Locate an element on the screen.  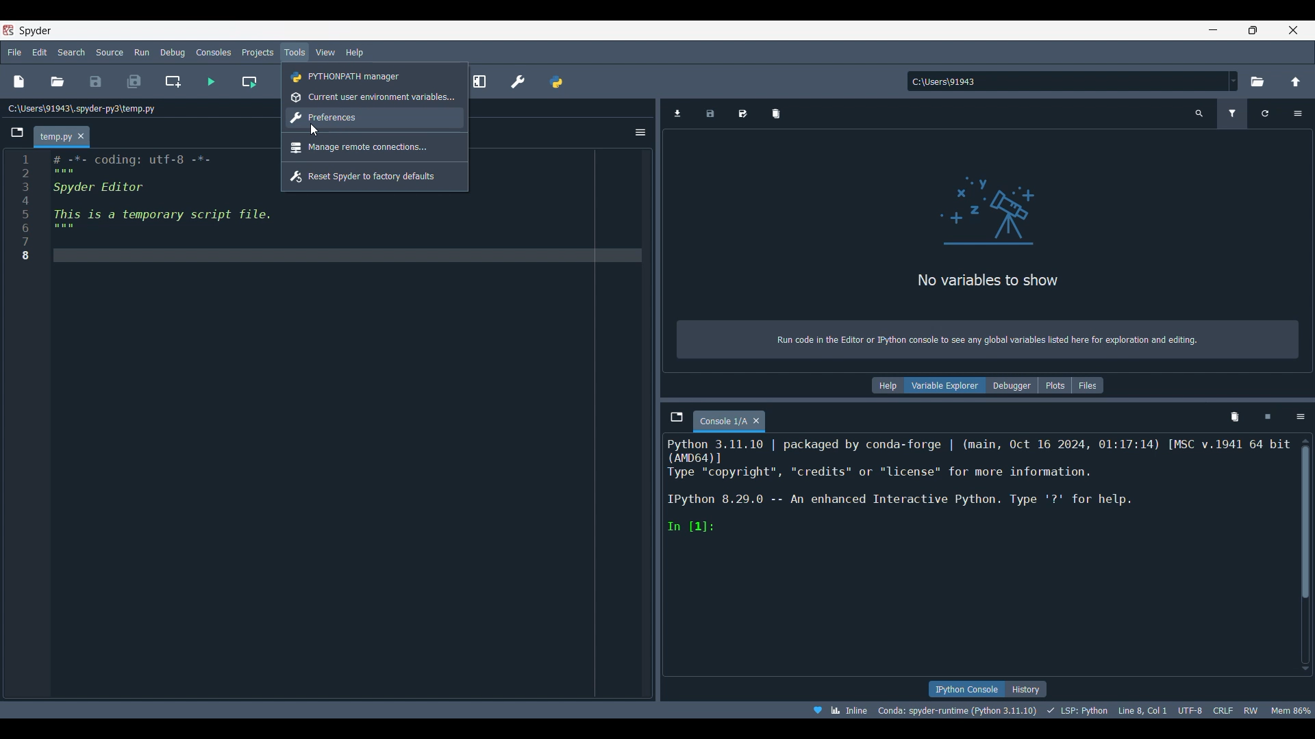
rw is located at coordinates (1252, 710).